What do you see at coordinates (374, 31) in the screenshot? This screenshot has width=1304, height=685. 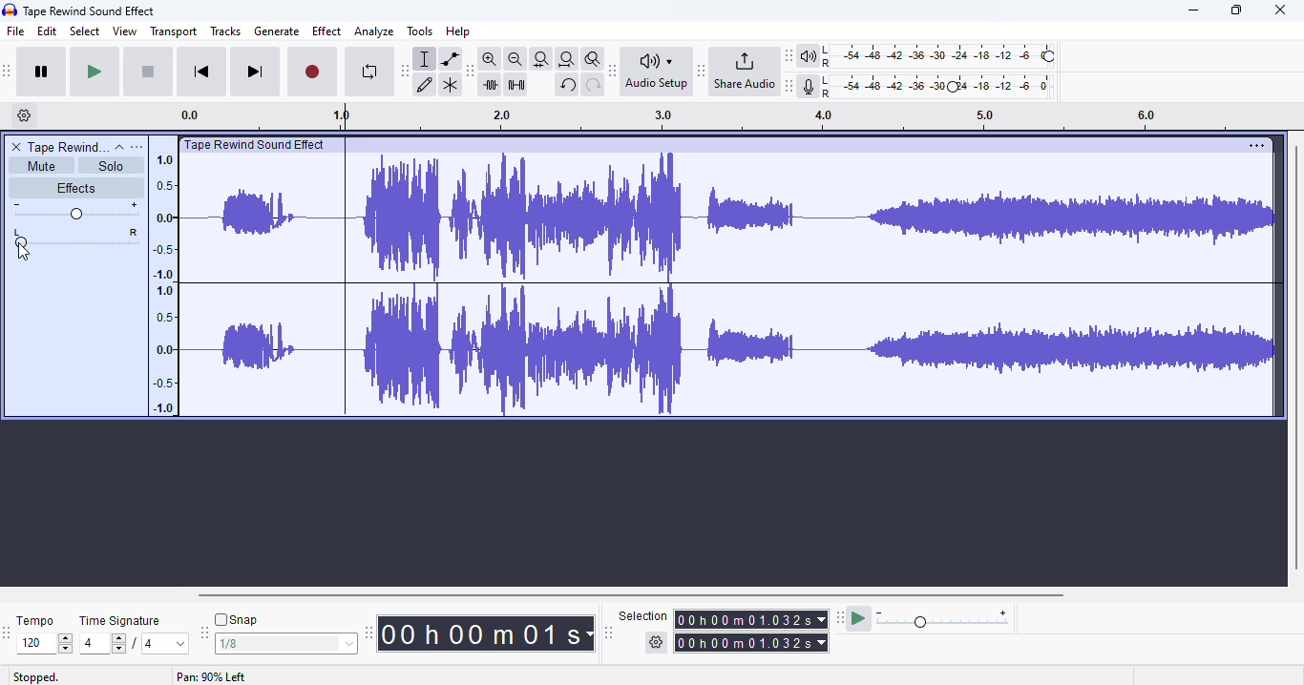 I see `analyze` at bounding box center [374, 31].